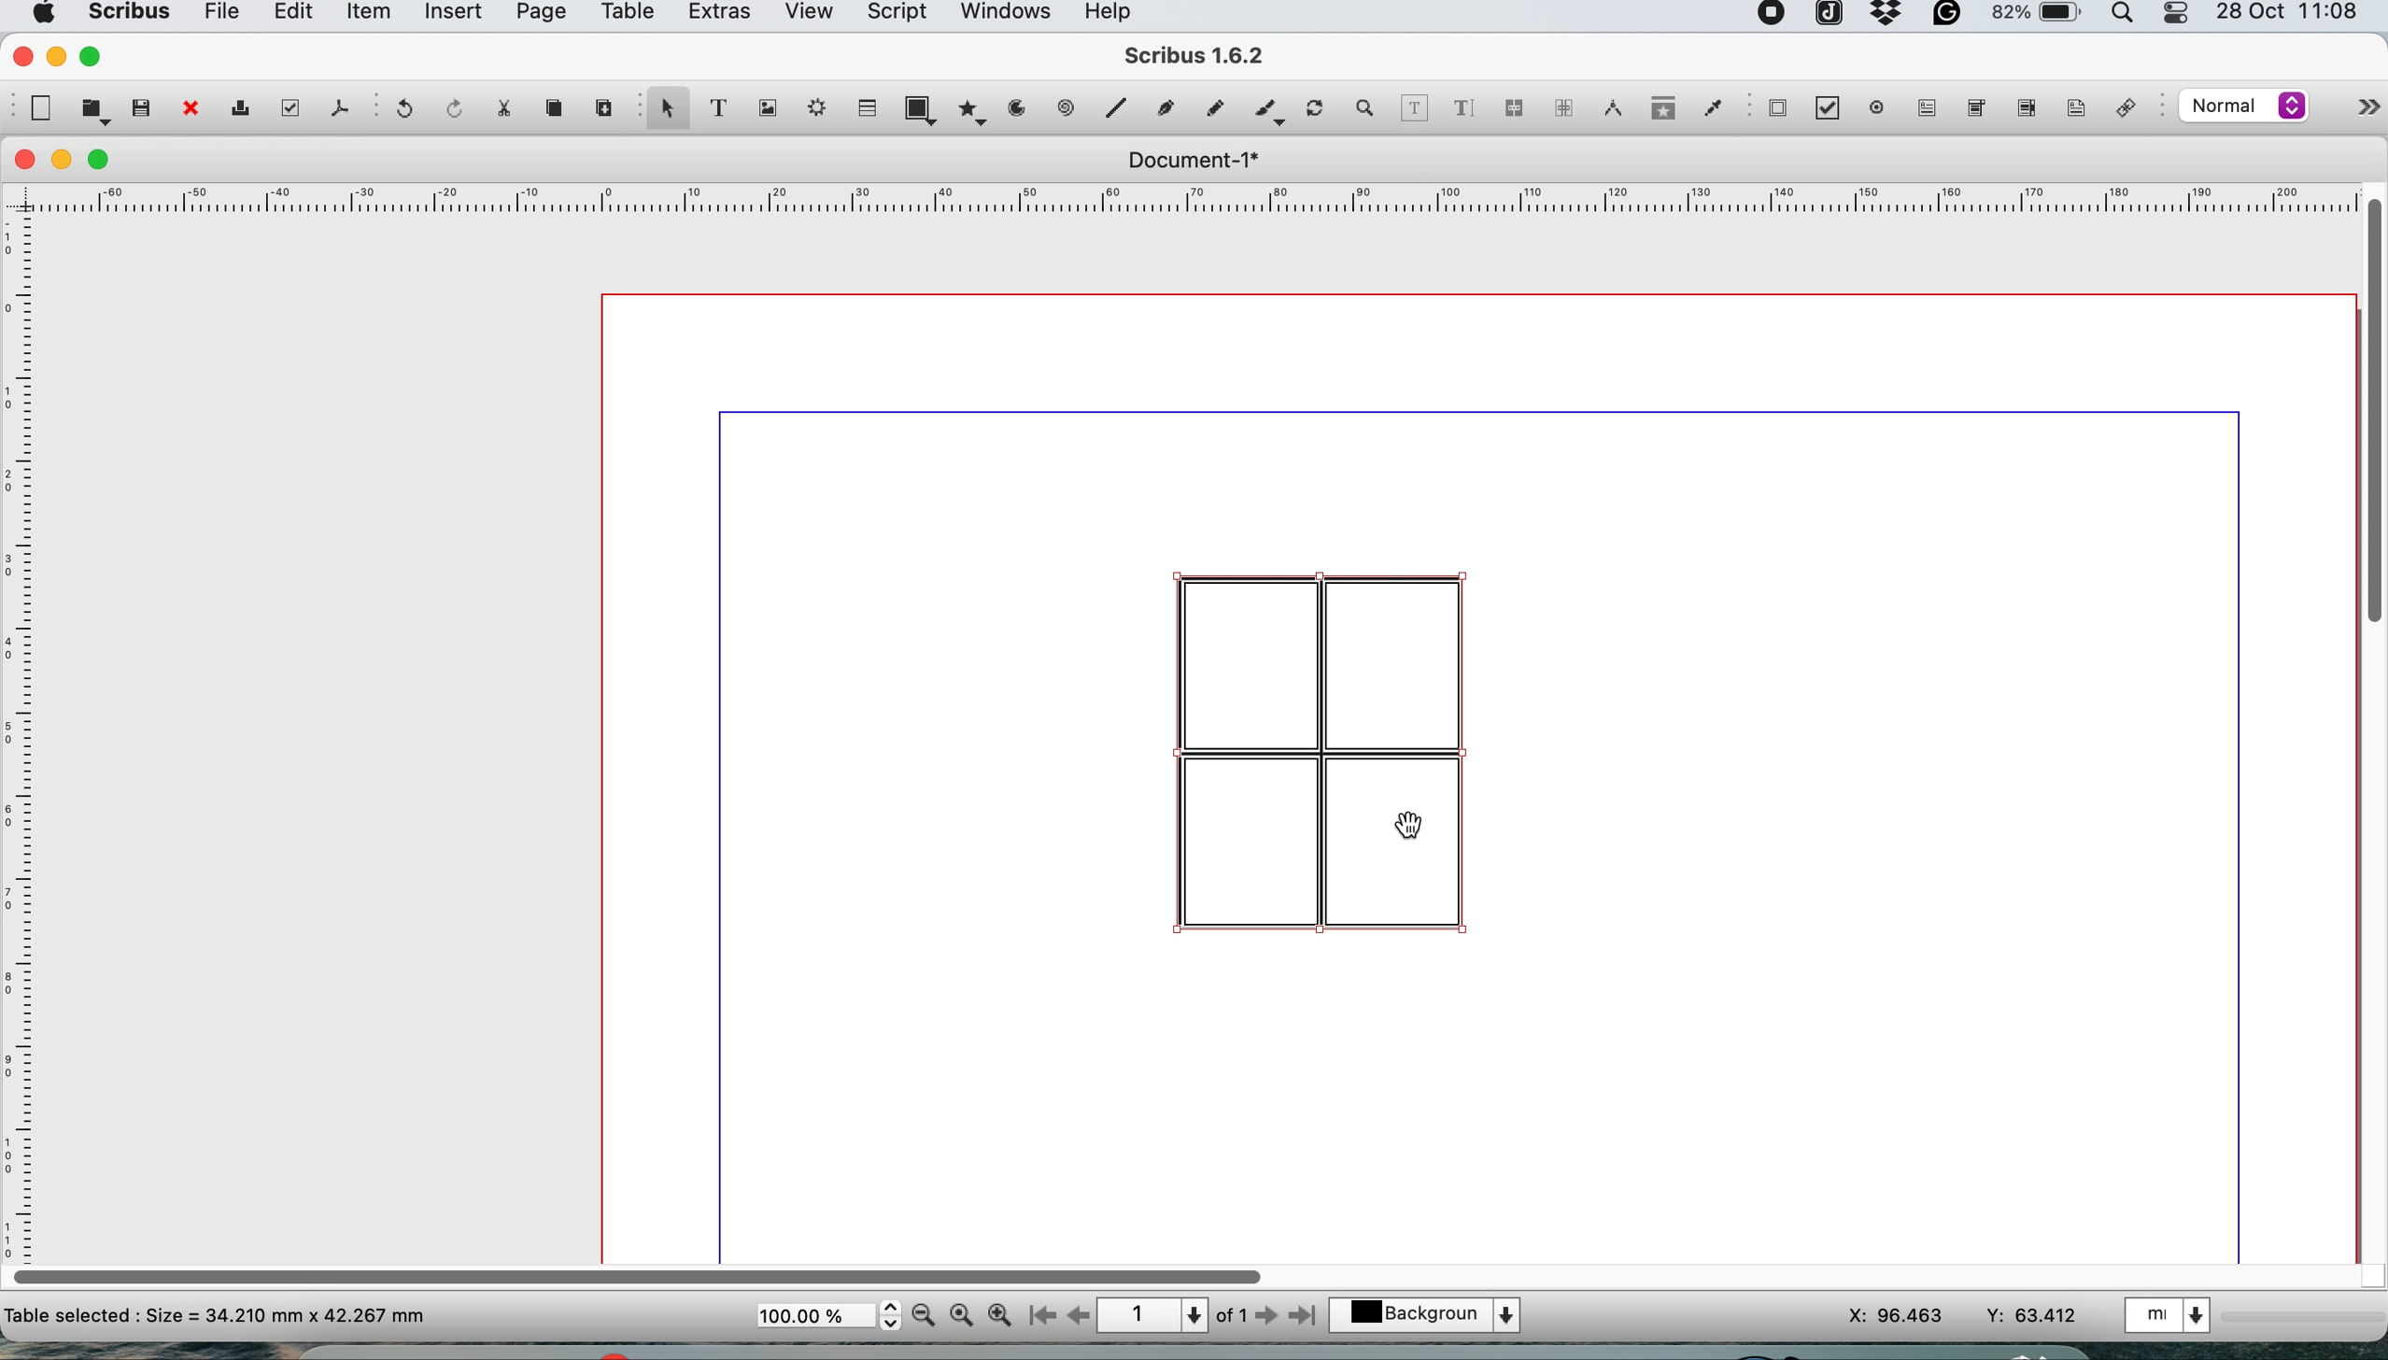 The image size is (2388, 1360). I want to click on undo, so click(401, 110).